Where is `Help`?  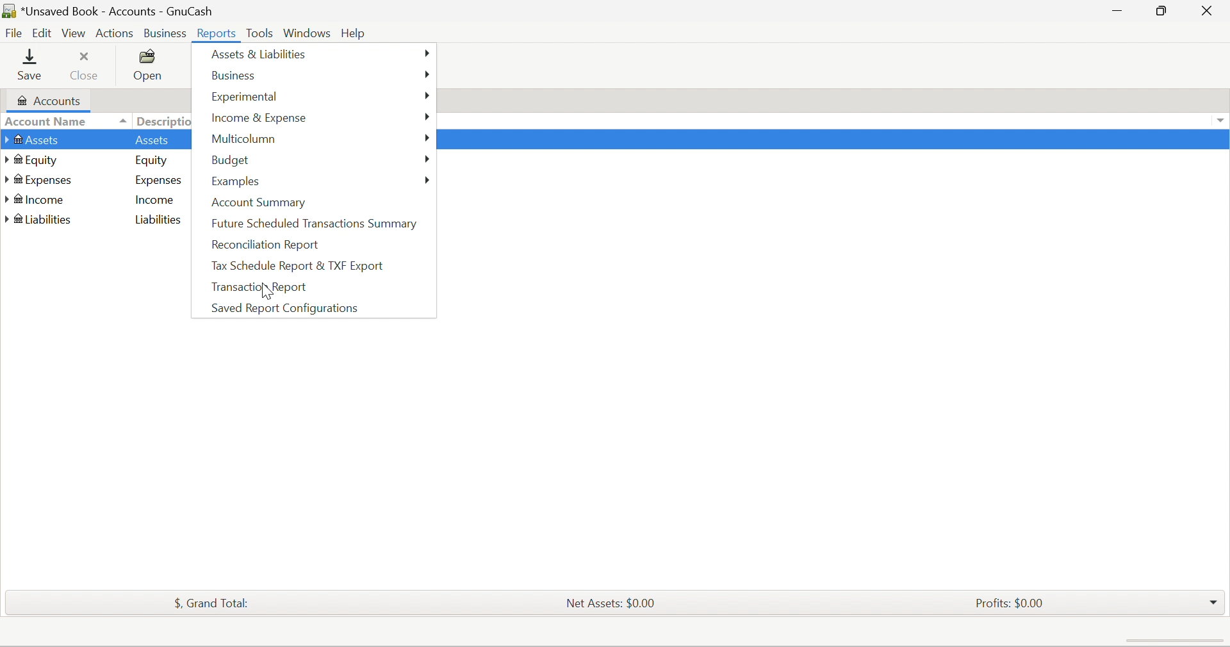
Help is located at coordinates (357, 32).